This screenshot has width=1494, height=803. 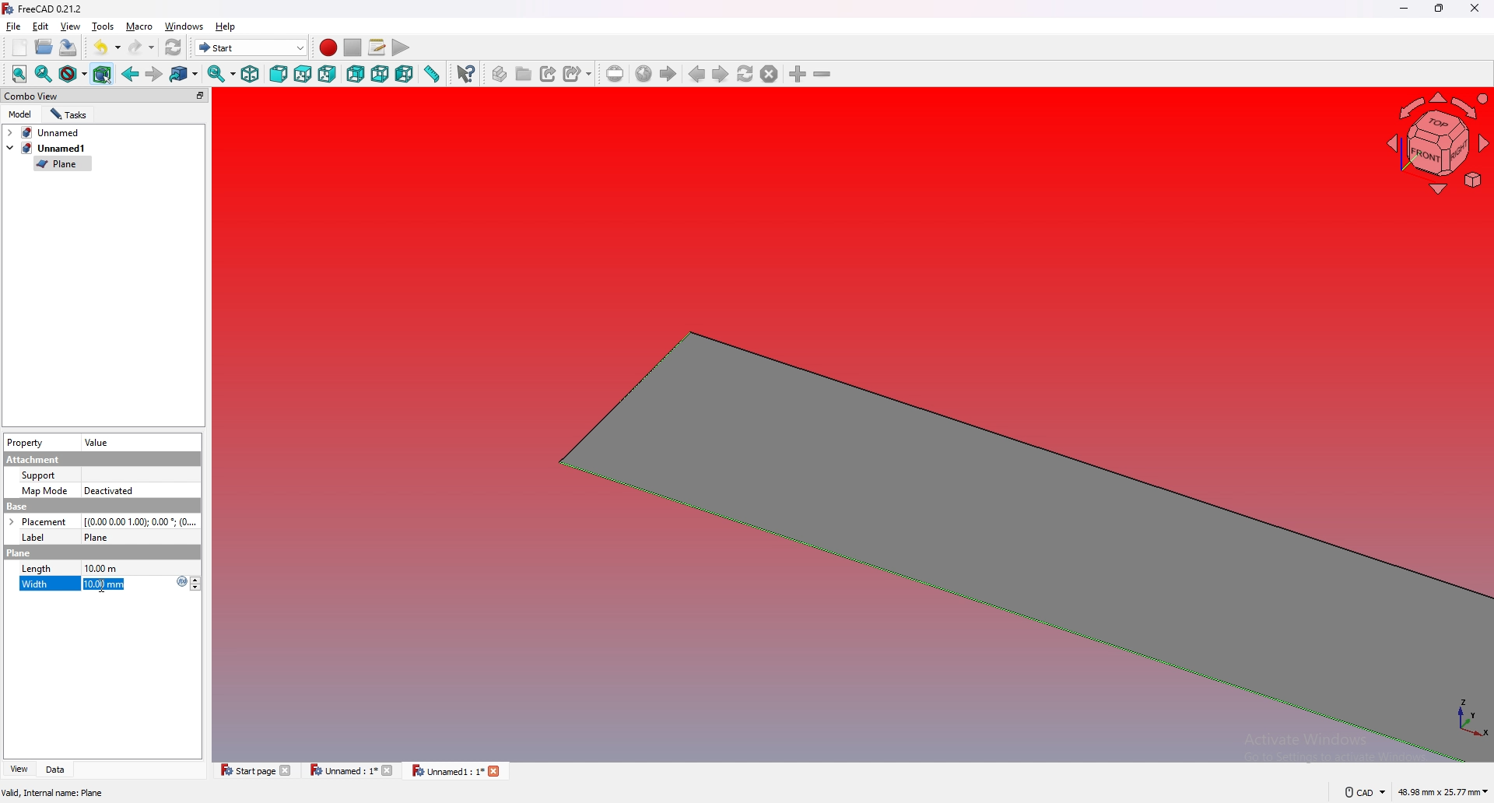 I want to click on isometric, so click(x=250, y=74).